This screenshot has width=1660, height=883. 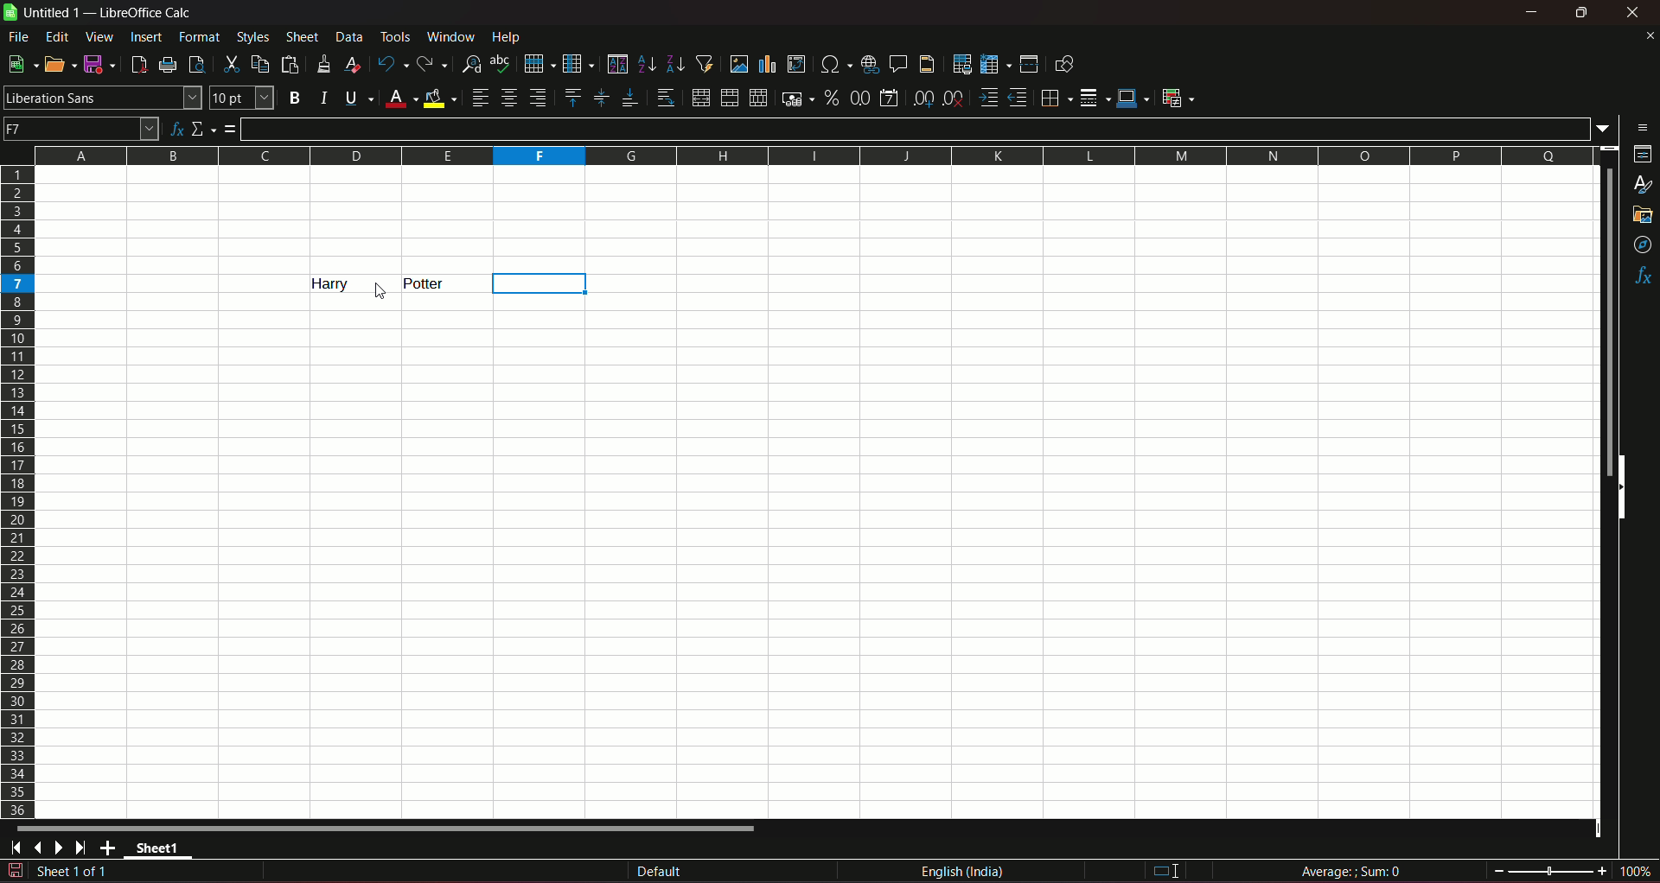 What do you see at coordinates (62, 848) in the screenshot?
I see `scroll to next` at bounding box center [62, 848].